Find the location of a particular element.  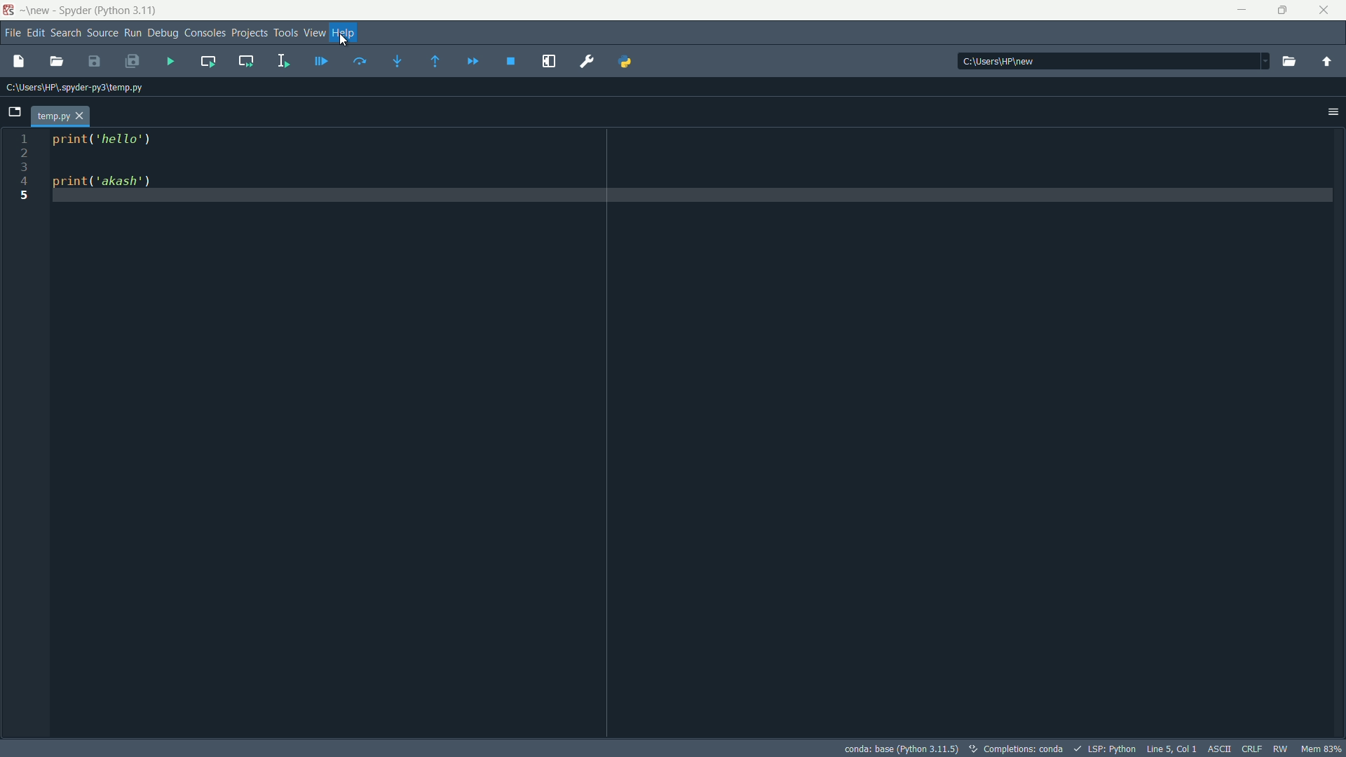

options is located at coordinates (1333, 112).